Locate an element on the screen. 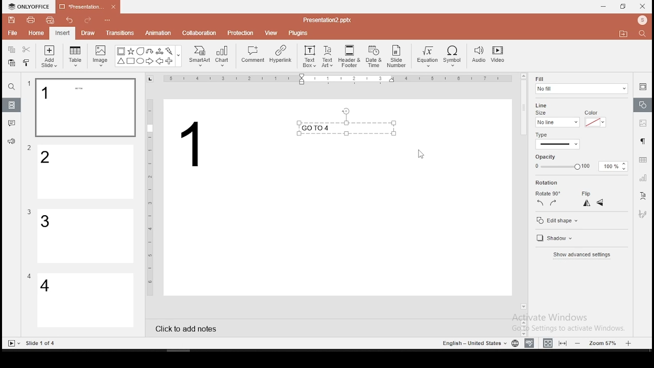 This screenshot has width=654, height=368. image settings is located at coordinates (642, 124).